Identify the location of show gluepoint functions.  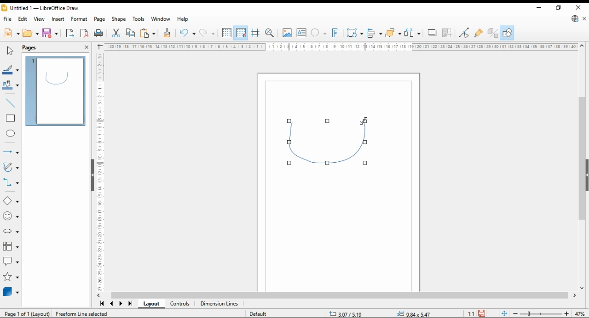
(479, 33).